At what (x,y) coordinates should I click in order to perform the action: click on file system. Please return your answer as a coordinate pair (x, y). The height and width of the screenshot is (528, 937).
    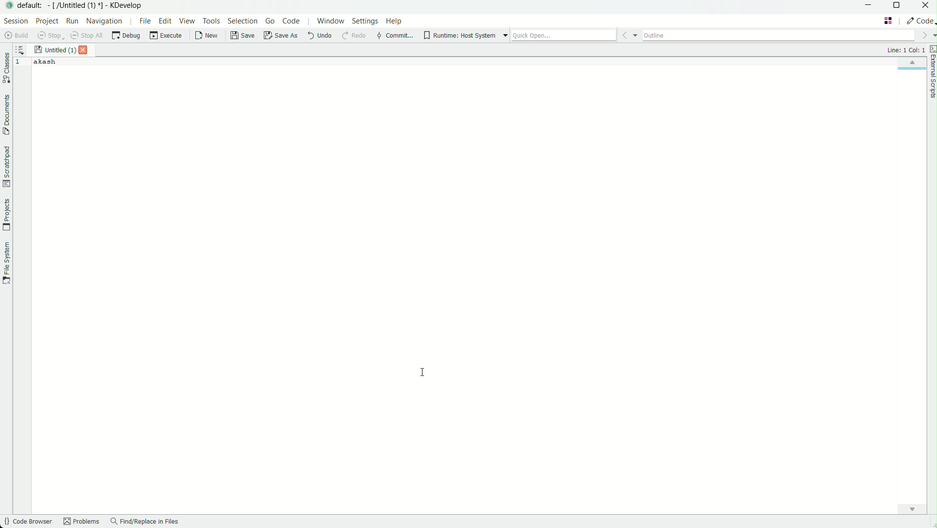
    Looking at the image, I should click on (6, 262).